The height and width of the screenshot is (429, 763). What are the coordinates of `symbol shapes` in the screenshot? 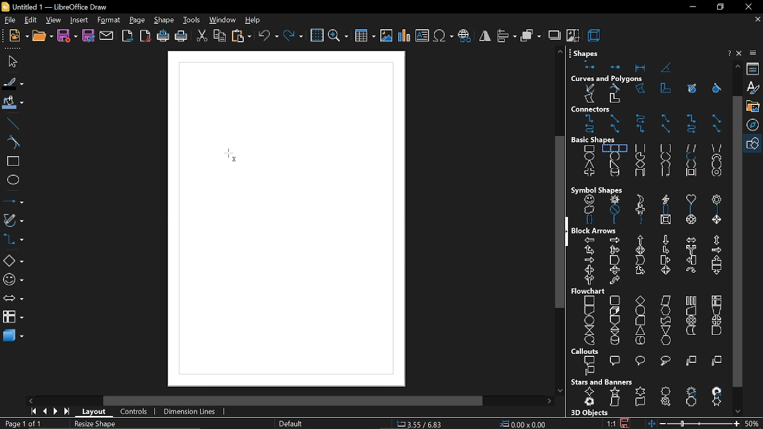 It's located at (652, 210).